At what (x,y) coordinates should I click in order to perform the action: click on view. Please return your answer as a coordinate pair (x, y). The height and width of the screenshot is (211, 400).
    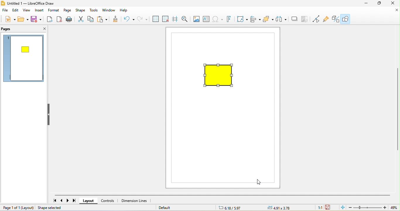
    Looking at the image, I should click on (26, 11).